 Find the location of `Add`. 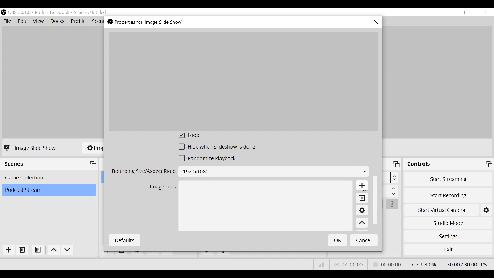

Add is located at coordinates (8, 250).